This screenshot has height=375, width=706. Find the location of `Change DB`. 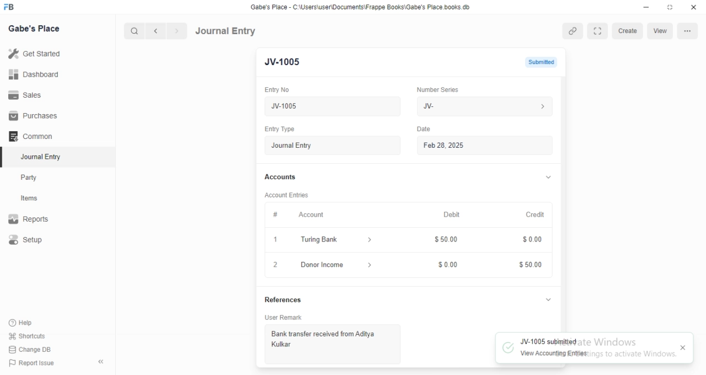

Change DB is located at coordinates (33, 349).